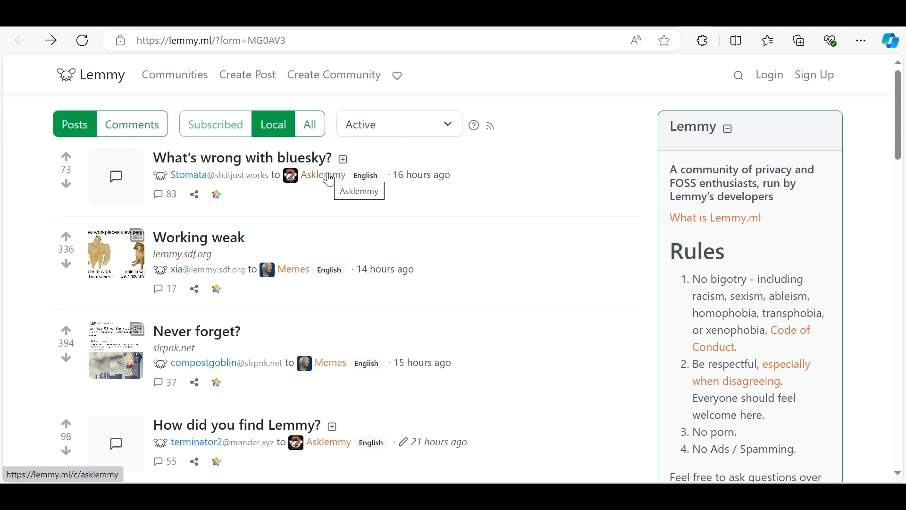 This screenshot has height=510, width=906. I want to click on Search, so click(739, 74).